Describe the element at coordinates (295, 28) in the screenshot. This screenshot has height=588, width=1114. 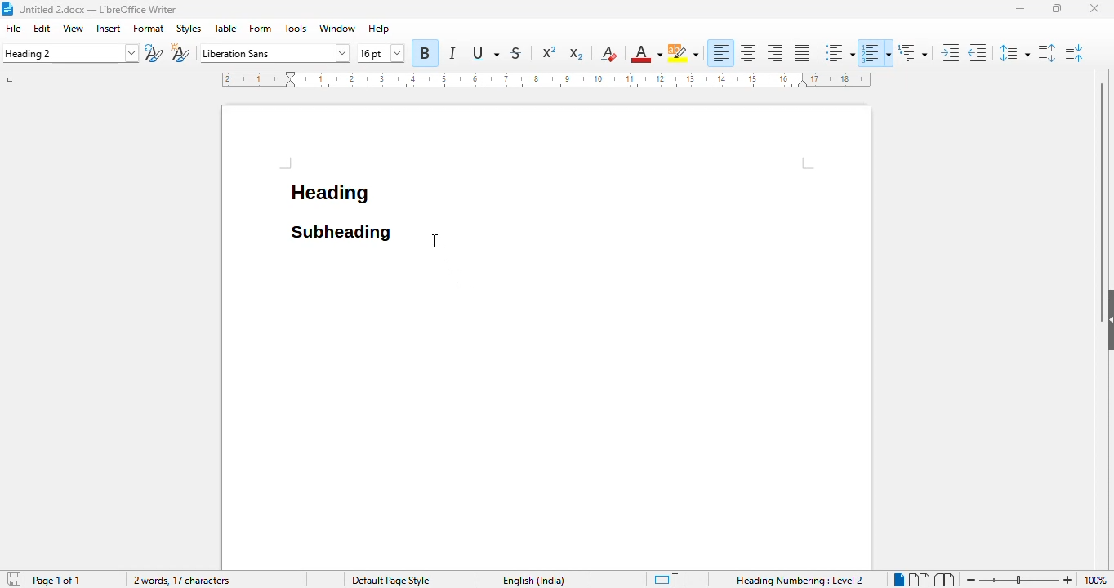
I see `tools` at that location.